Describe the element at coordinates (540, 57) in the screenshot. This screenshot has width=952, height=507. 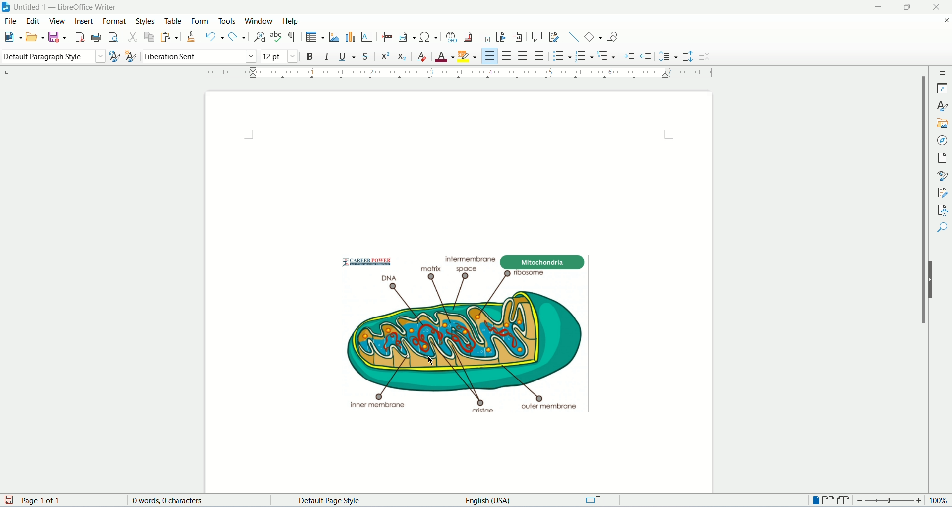
I see `justified` at that location.